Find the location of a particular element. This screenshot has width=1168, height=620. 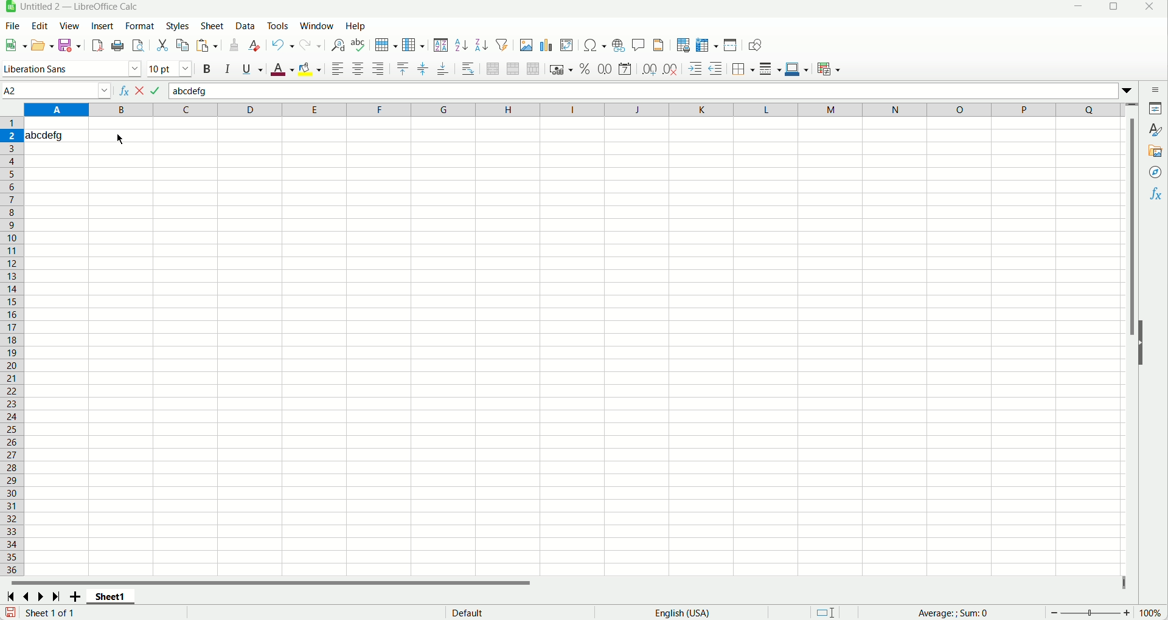

find and replace is located at coordinates (338, 45).